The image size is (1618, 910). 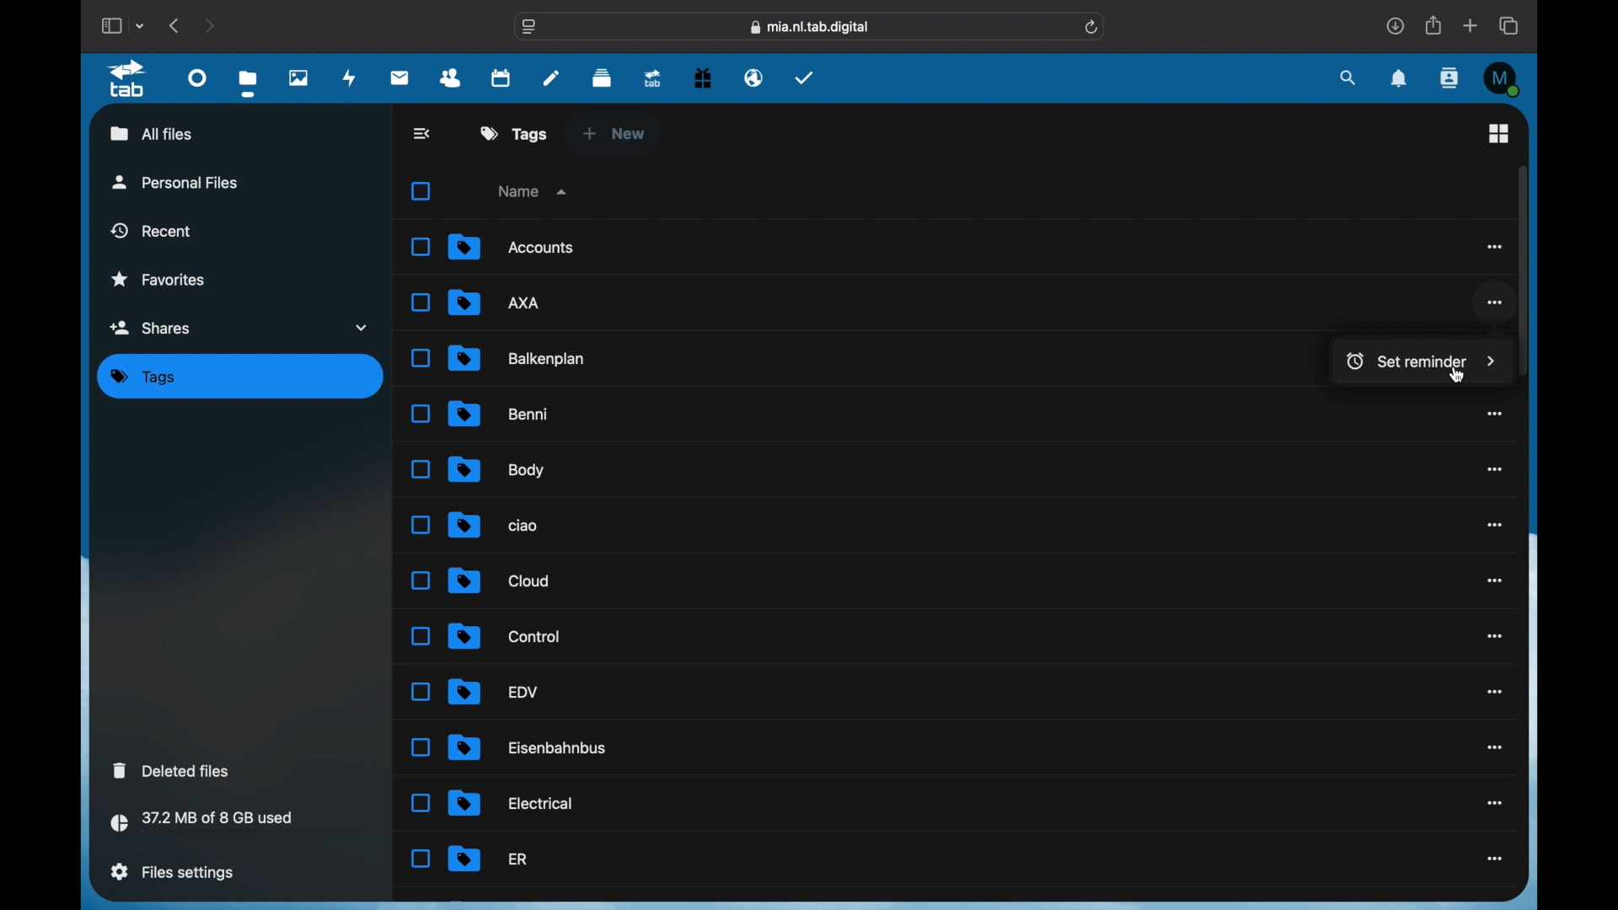 What do you see at coordinates (110, 25) in the screenshot?
I see `show sidebar` at bounding box center [110, 25].